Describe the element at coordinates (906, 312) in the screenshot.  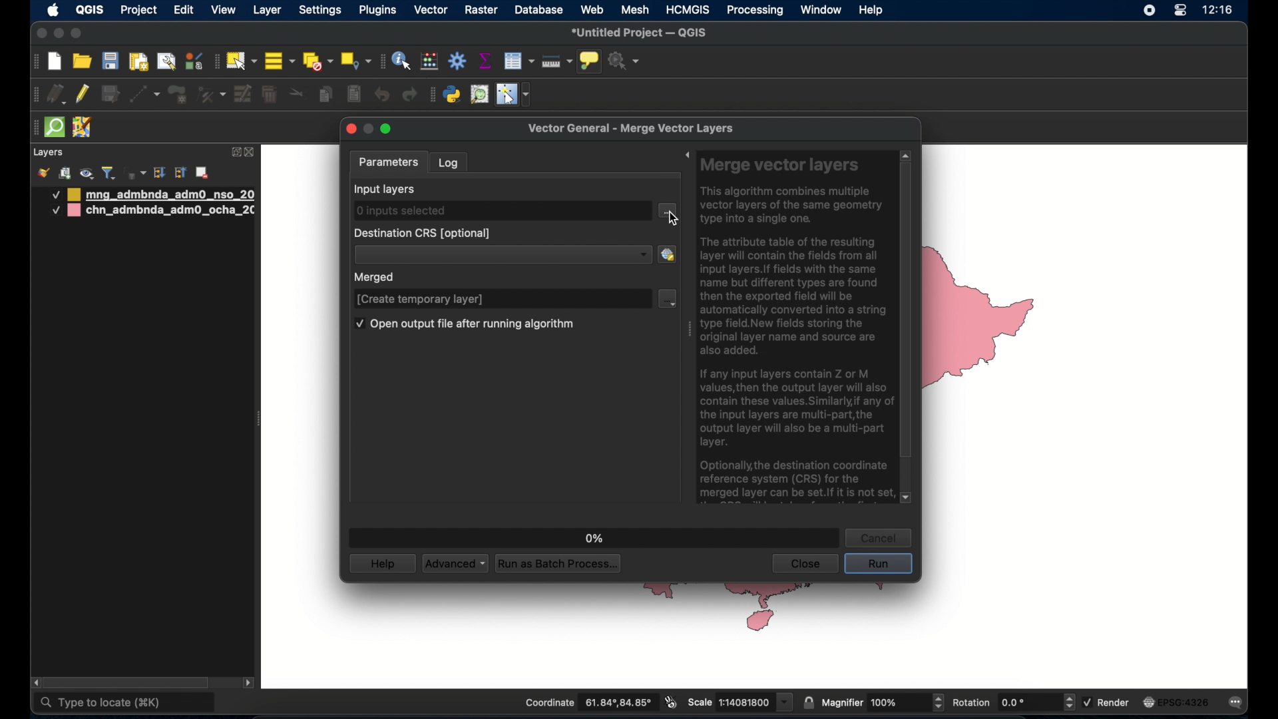
I see `scroll box` at that location.